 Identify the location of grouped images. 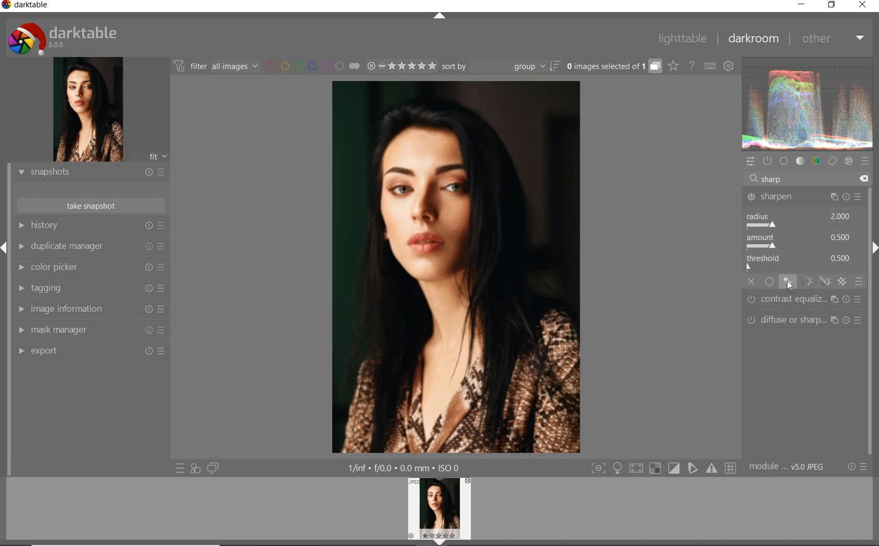
(614, 67).